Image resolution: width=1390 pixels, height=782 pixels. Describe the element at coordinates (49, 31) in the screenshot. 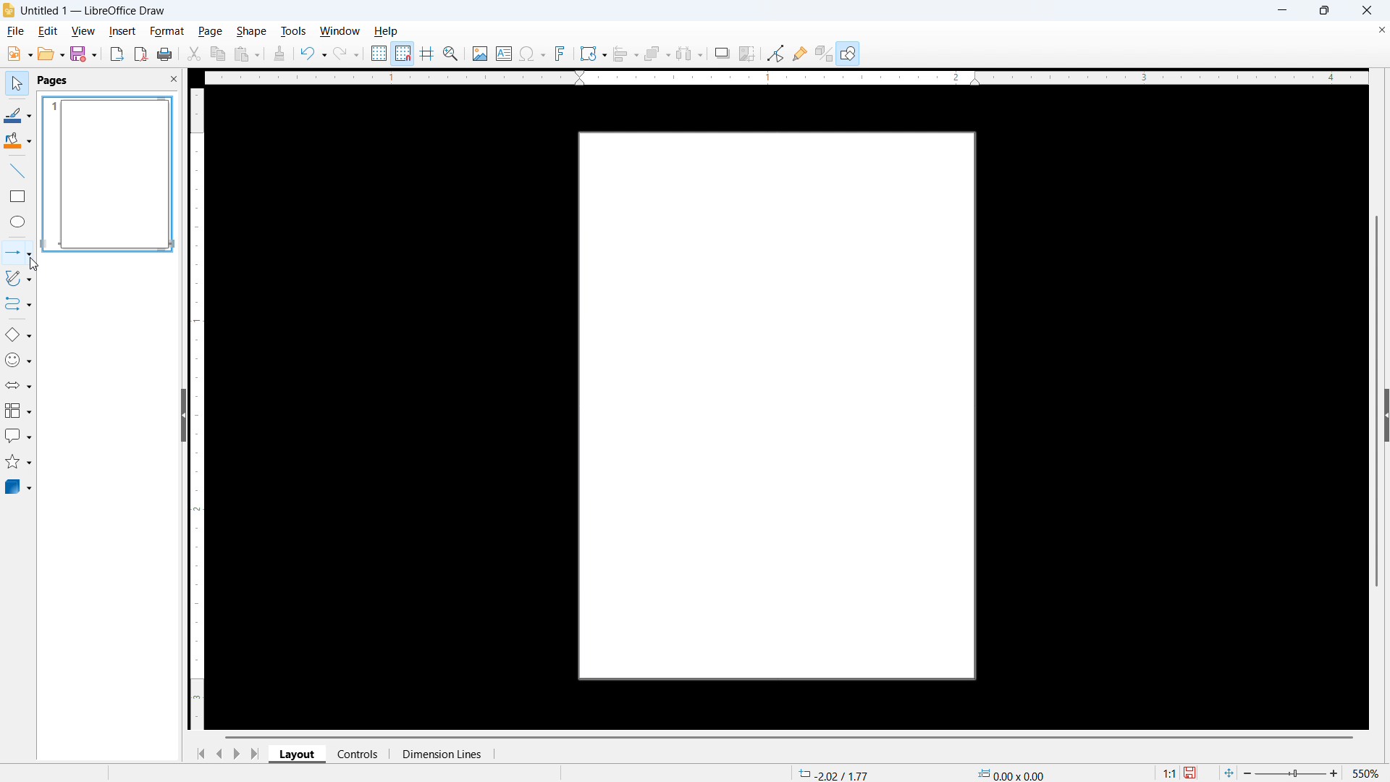

I see `Edit ` at that location.